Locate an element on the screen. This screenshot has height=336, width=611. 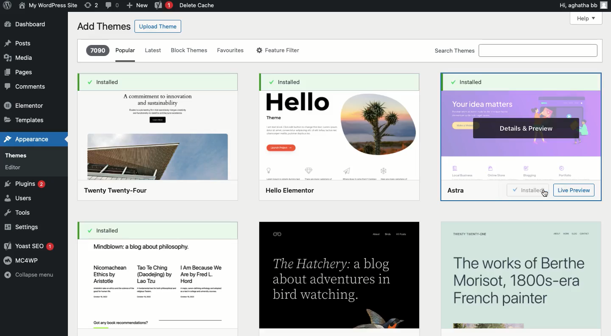
Preview is located at coordinates (572, 190).